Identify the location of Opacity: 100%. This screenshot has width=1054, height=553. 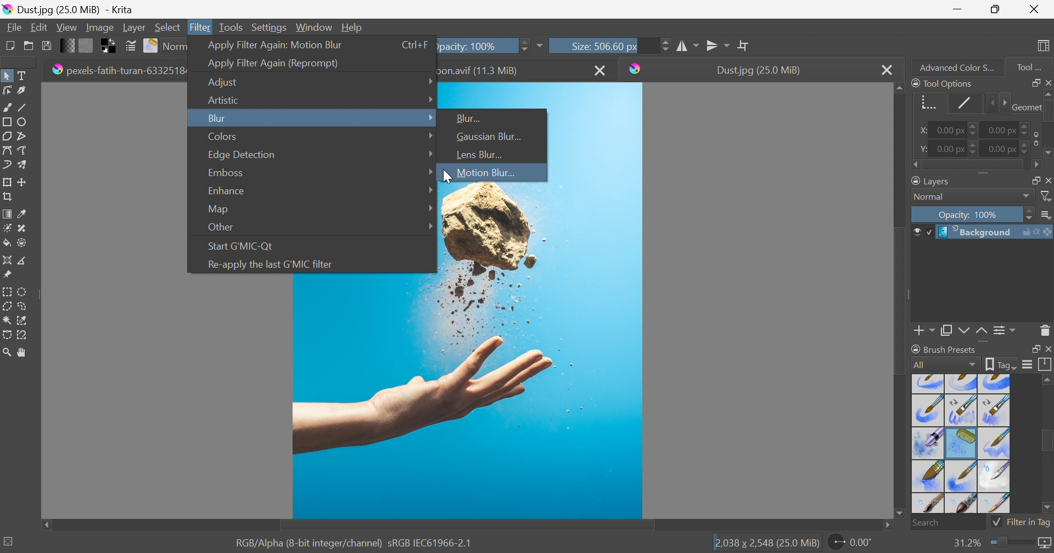
(476, 44).